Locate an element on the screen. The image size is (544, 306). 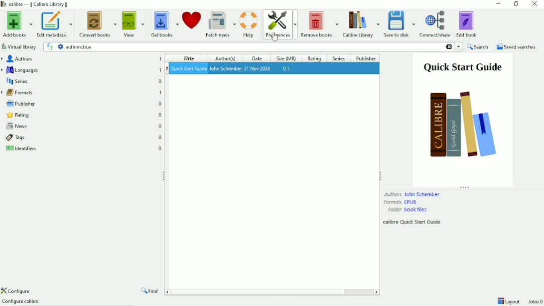
Formats is located at coordinates (82, 93).